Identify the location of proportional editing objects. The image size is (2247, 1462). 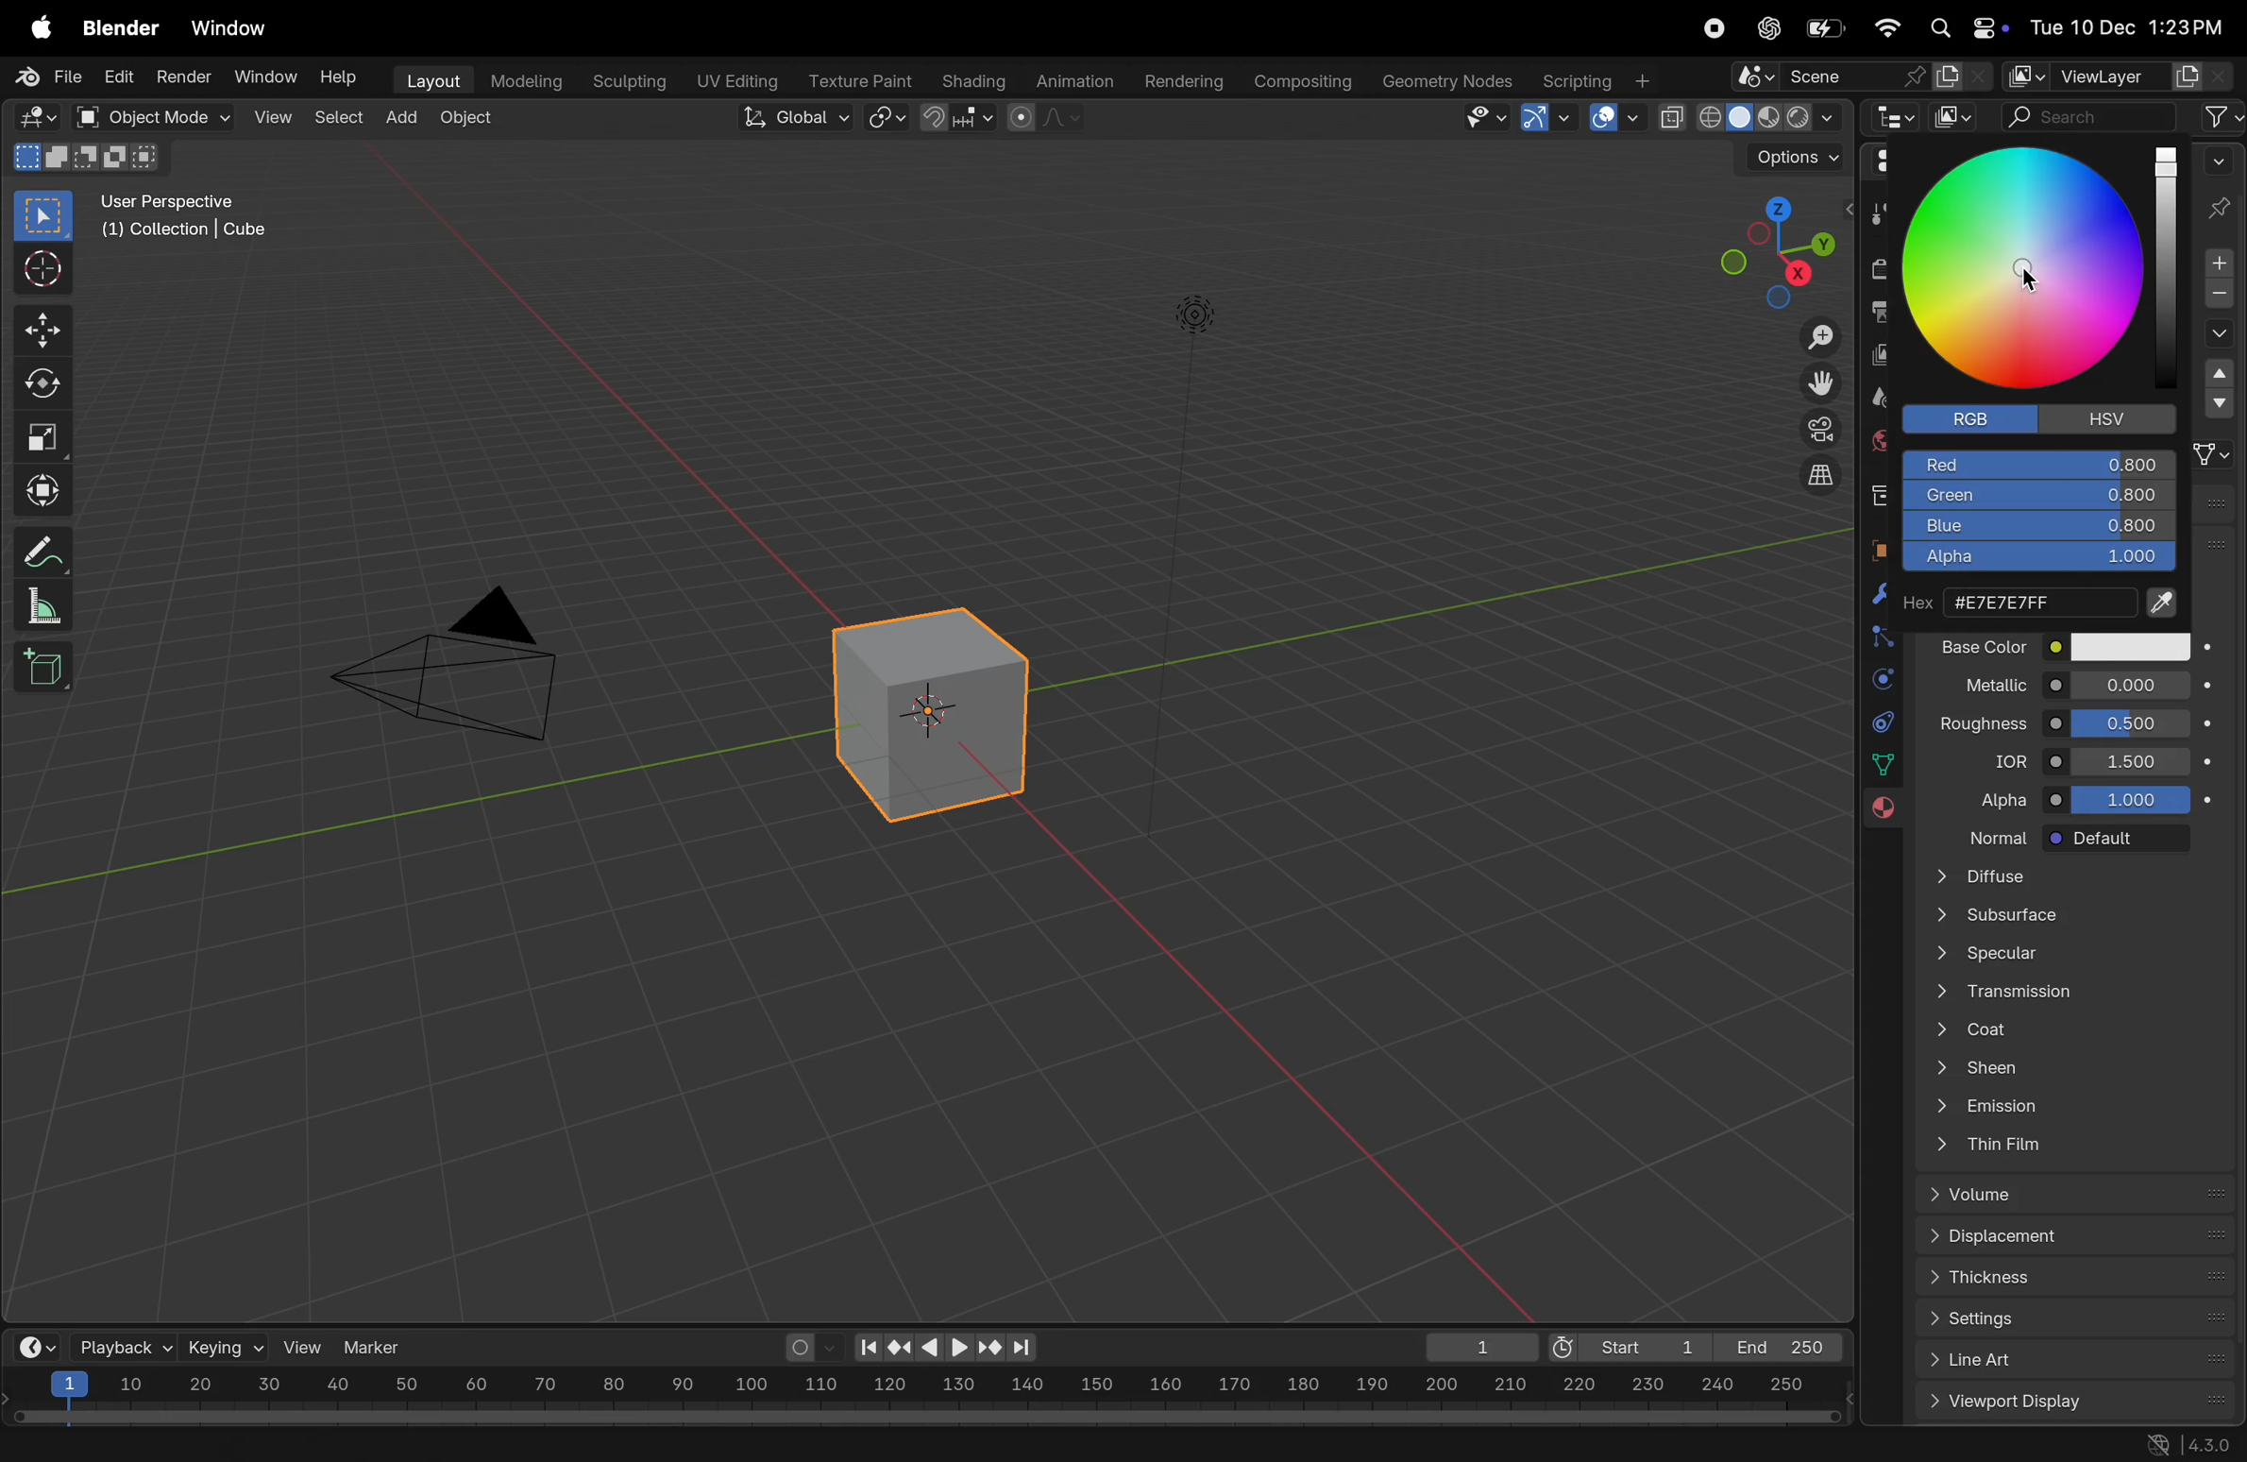
(1048, 120).